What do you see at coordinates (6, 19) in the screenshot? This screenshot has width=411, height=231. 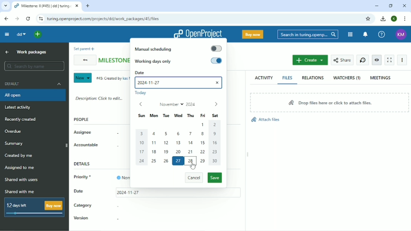 I see `Back` at bounding box center [6, 19].